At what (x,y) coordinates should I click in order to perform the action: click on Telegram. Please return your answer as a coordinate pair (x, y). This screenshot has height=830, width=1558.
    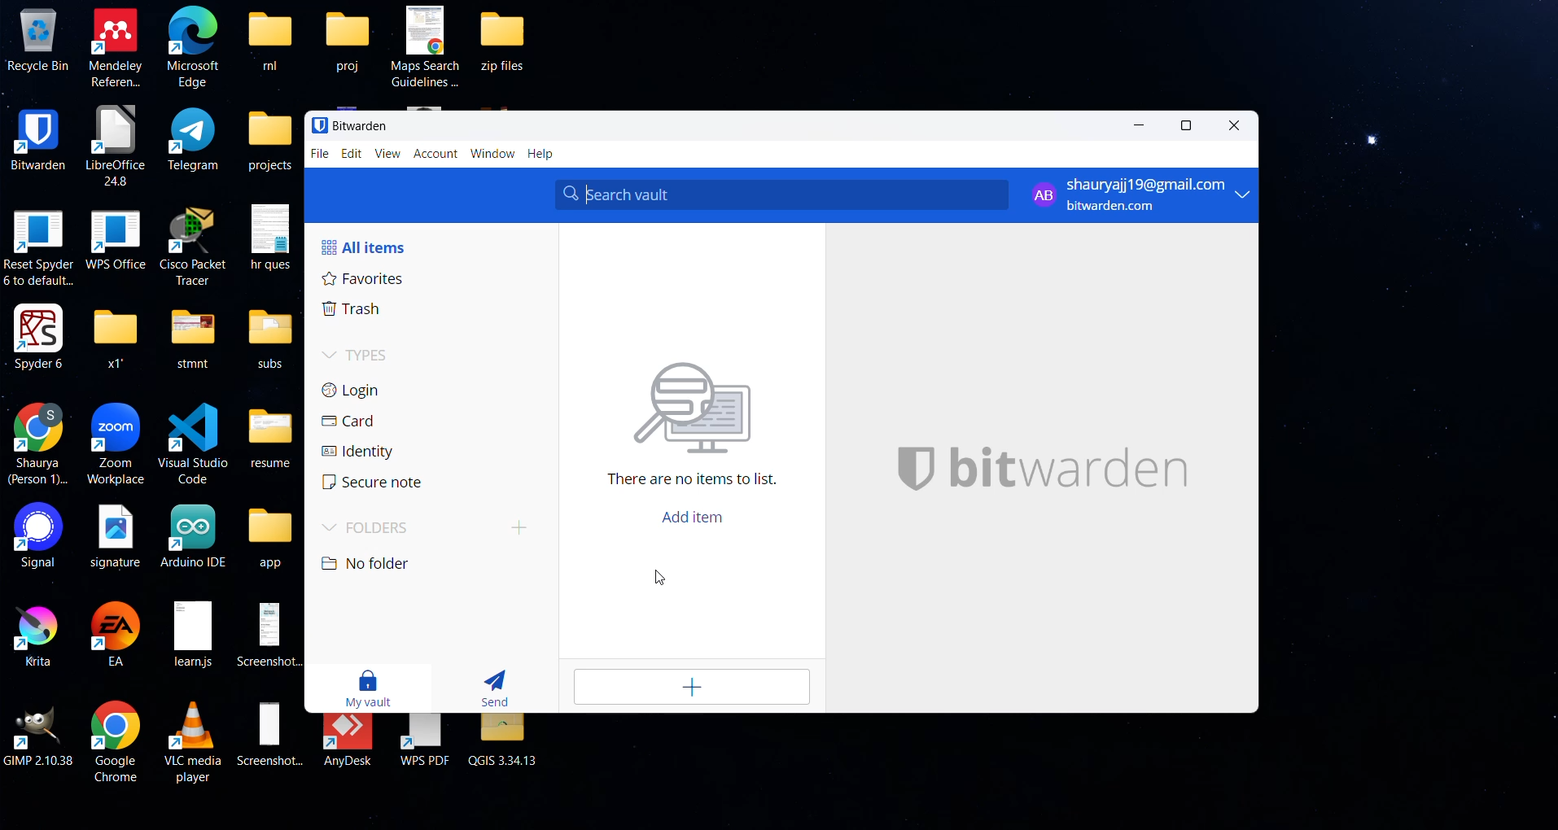
    Looking at the image, I should click on (195, 138).